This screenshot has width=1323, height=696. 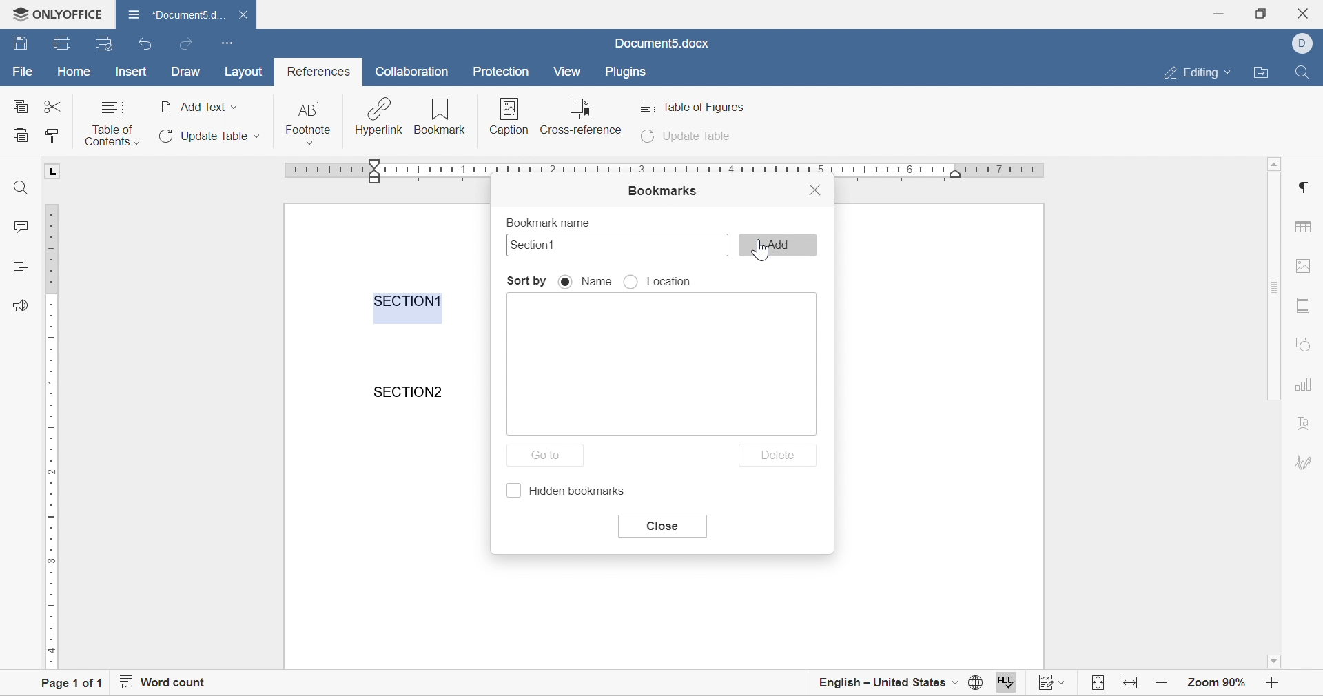 What do you see at coordinates (1164, 682) in the screenshot?
I see `zoom in` at bounding box center [1164, 682].